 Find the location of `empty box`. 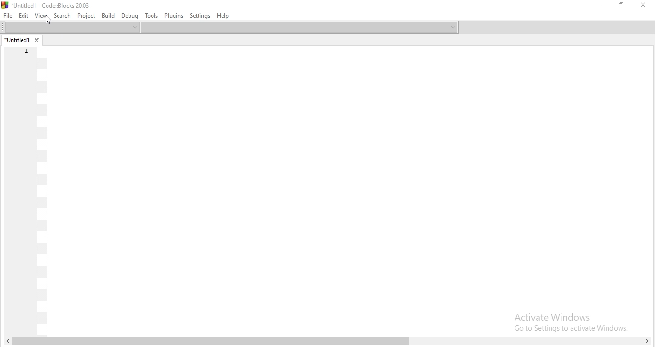

empty box is located at coordinates (70, 27).